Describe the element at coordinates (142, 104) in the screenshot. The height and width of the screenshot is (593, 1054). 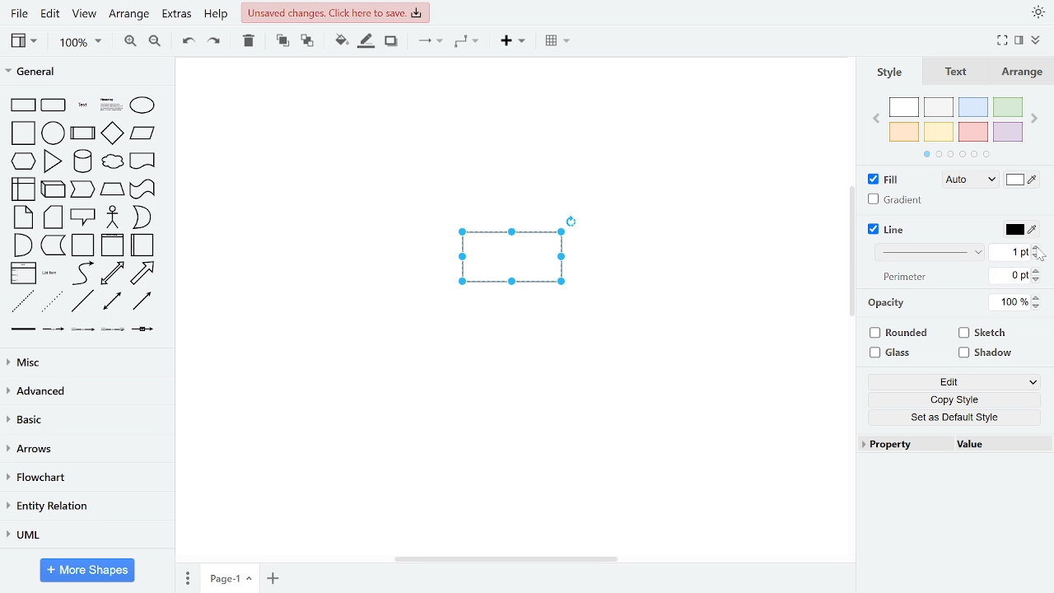
I see `general shapes` at that location.